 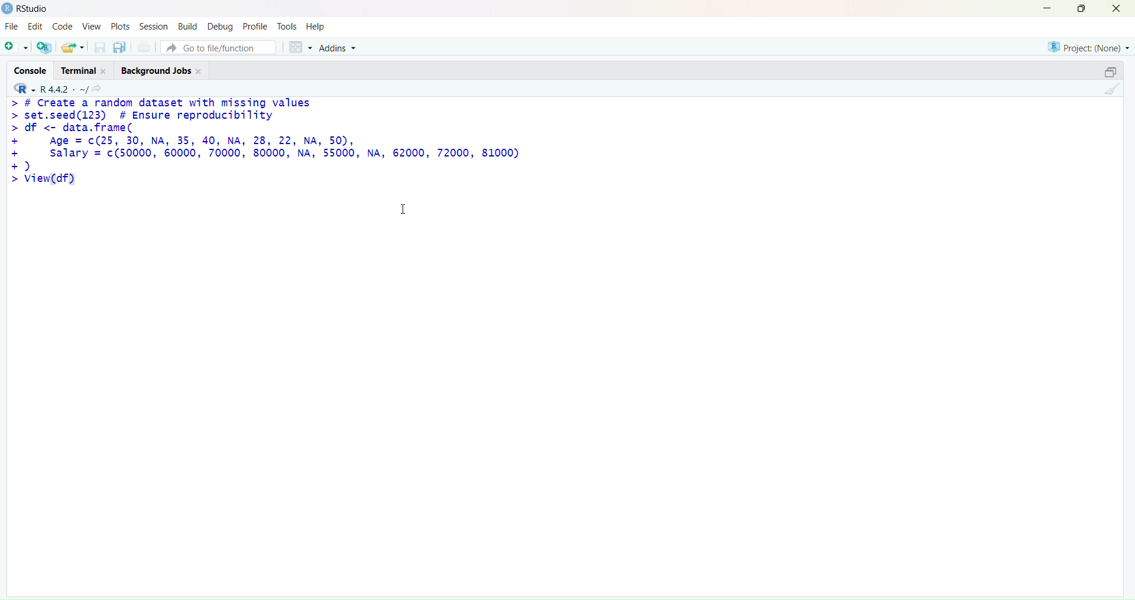 I want to click on workspace panes, so click(x=301, y=48).